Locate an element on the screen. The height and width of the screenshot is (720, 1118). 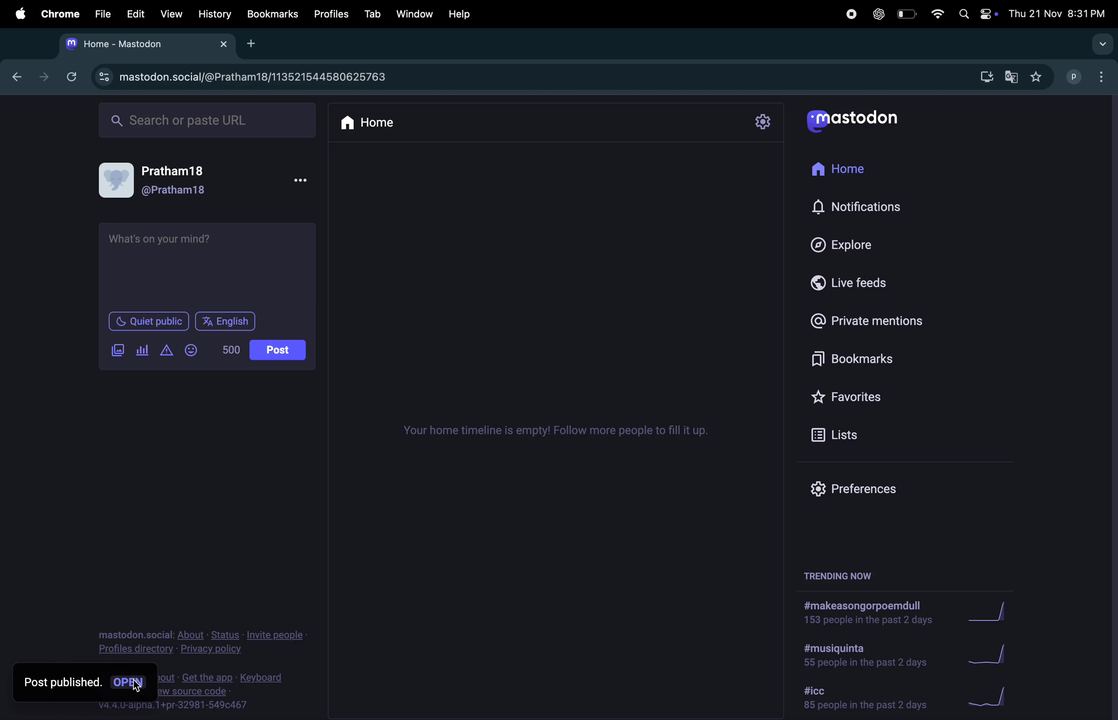
user is located at coordinates (176, 190).